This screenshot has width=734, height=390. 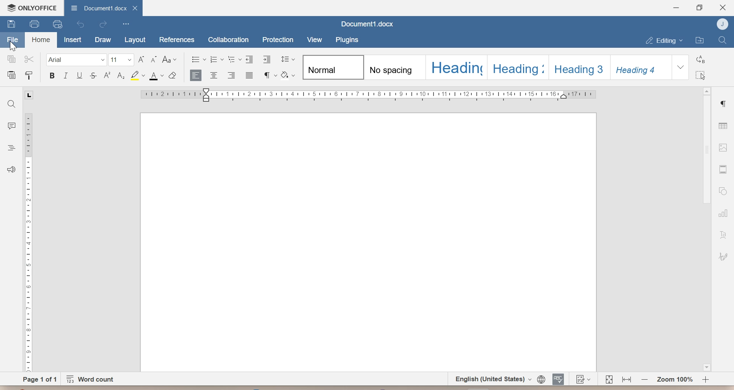 I want to click on Zoom out, so click(x=626, y=379).